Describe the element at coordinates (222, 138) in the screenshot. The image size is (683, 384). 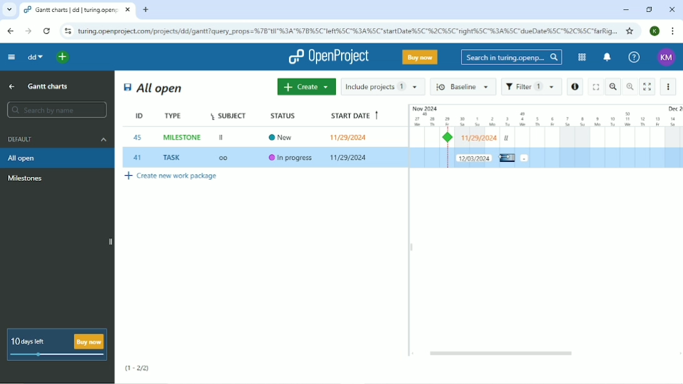
I see `II` at that location.